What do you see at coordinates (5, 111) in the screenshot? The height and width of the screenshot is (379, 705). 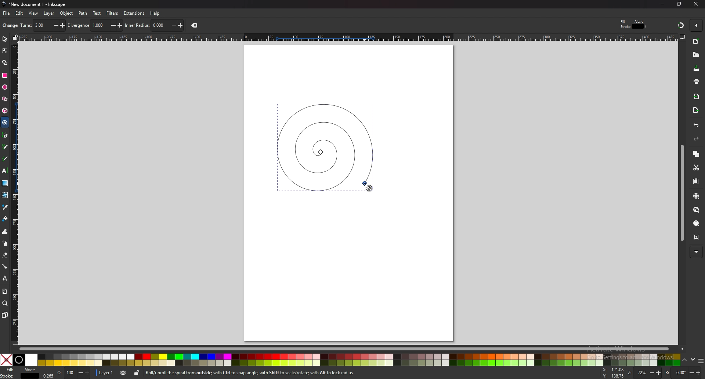 I see `3d box` at bounding box center [5, 111].